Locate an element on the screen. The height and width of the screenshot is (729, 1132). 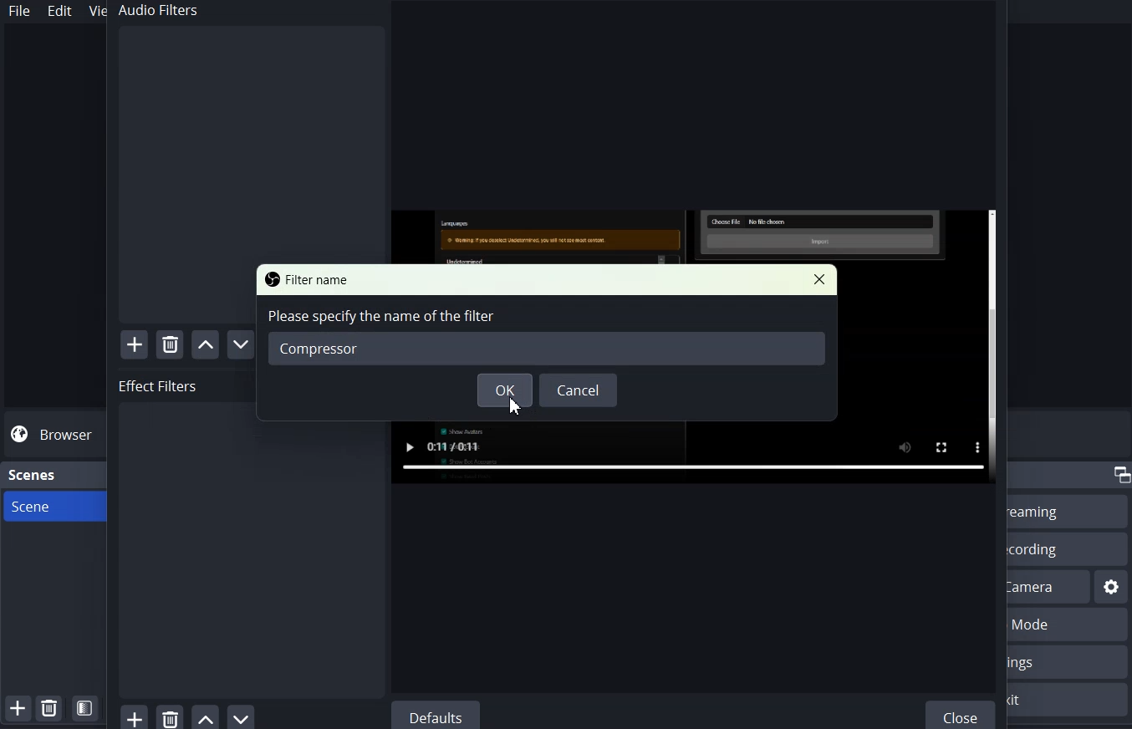
Remove Filter is located at coordinates (170, 716).